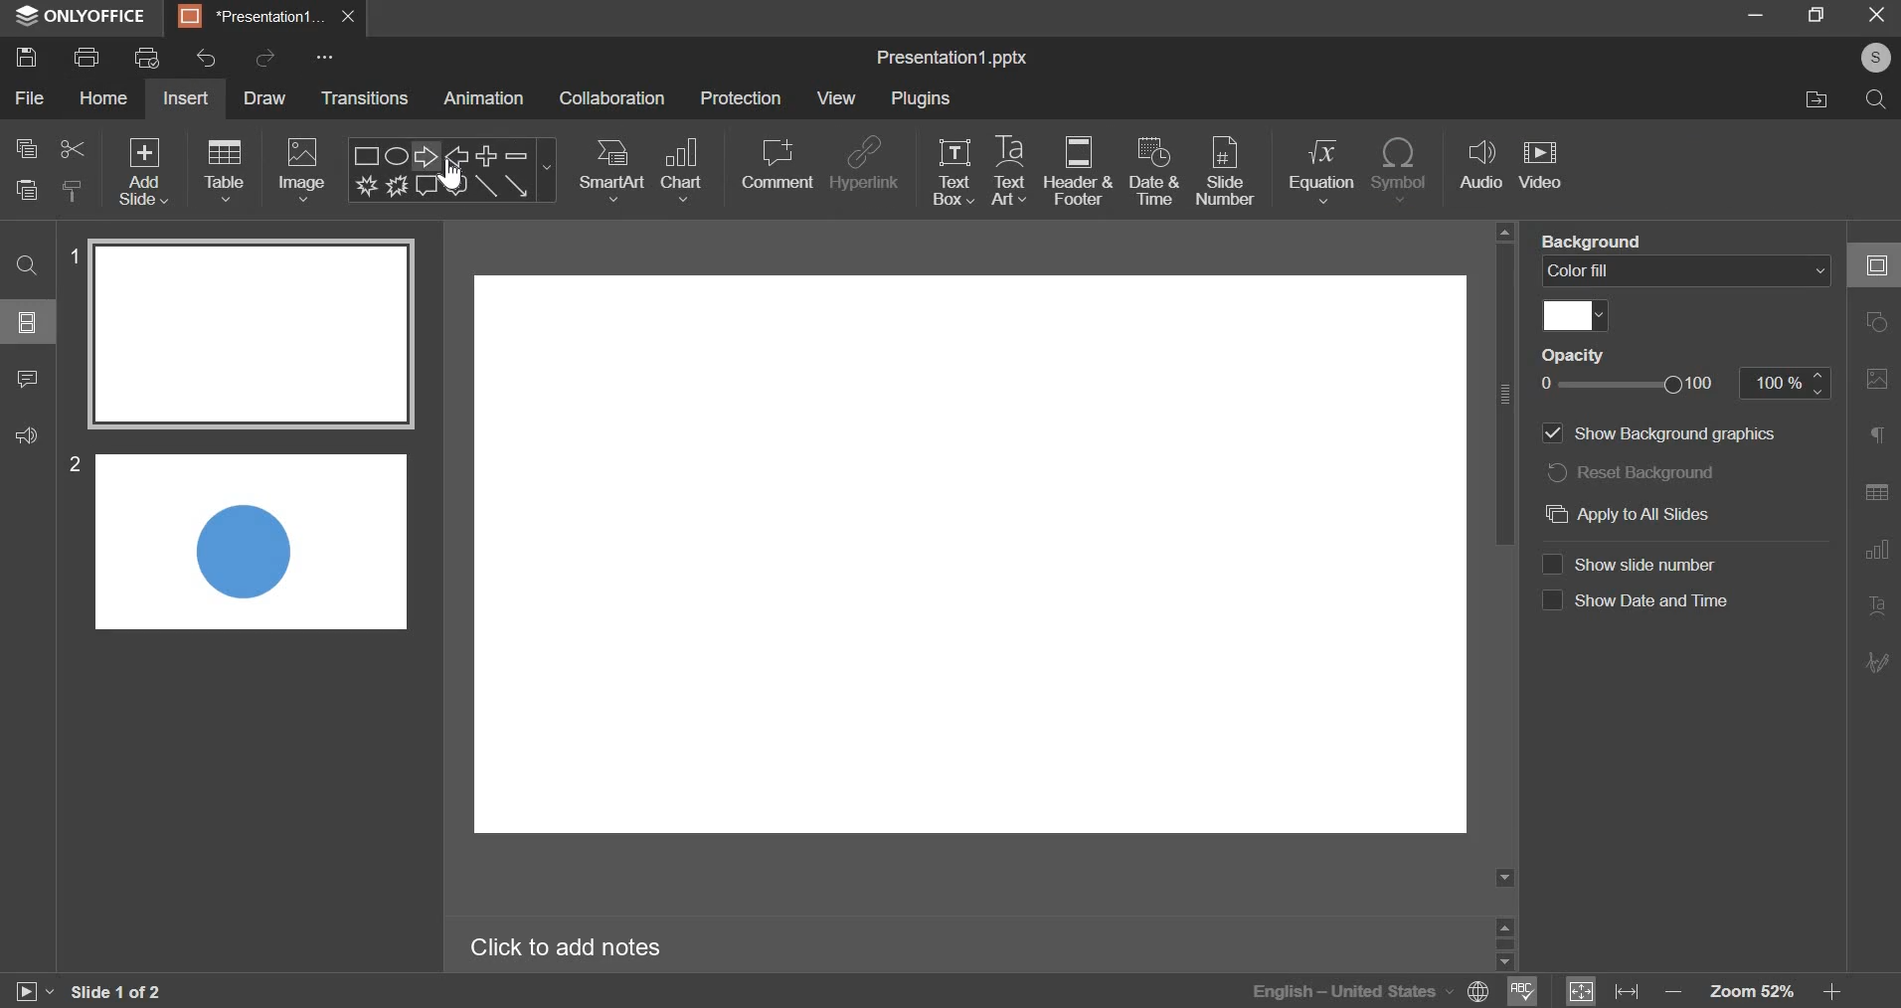 This screenshot has height=1008, width=1901. What do you see at coordinates (428, 186) in the screenshot?
I see `Rectangular callout` at bounding box center [428, 186].